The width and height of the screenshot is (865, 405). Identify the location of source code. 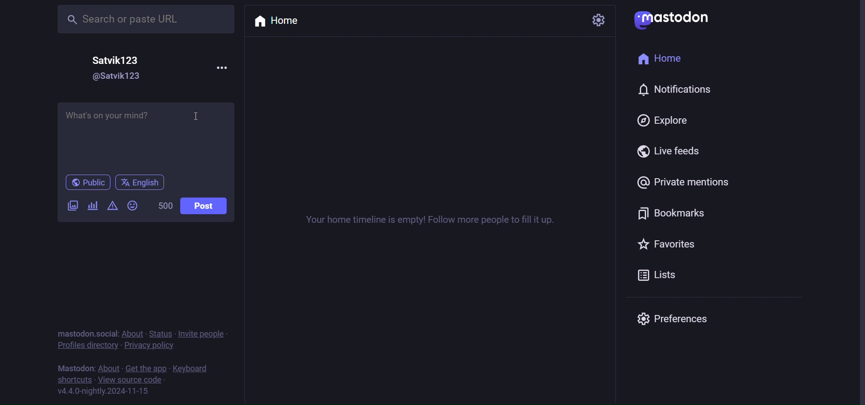
(132, 381).